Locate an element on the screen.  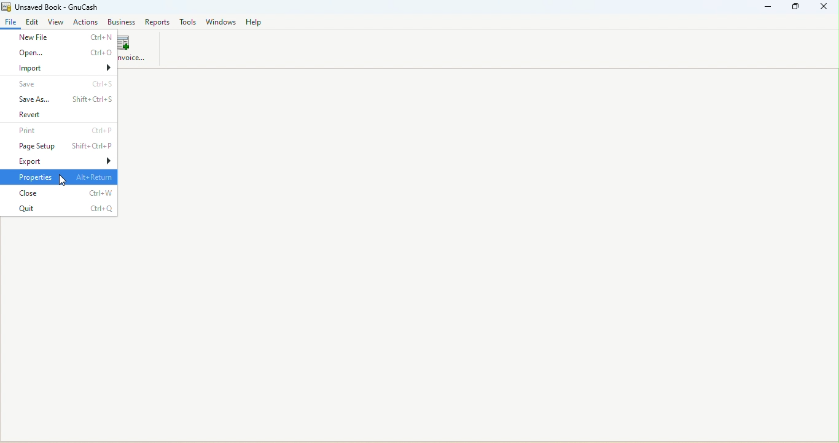
Help is located at coordinates (255, 23).